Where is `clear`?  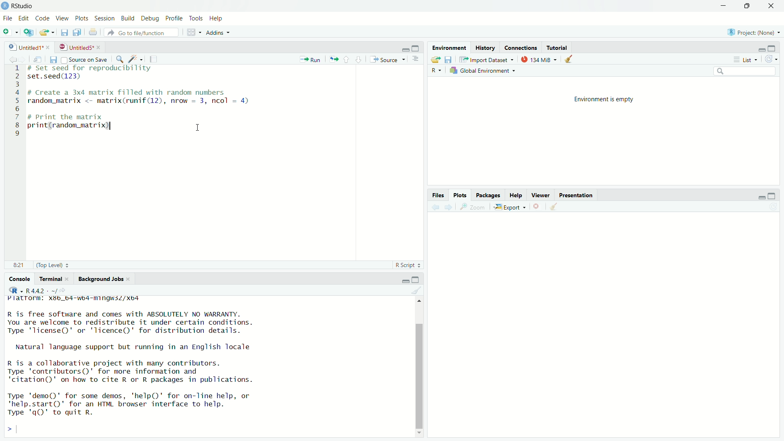 clear is located at coordinates (416, 291).